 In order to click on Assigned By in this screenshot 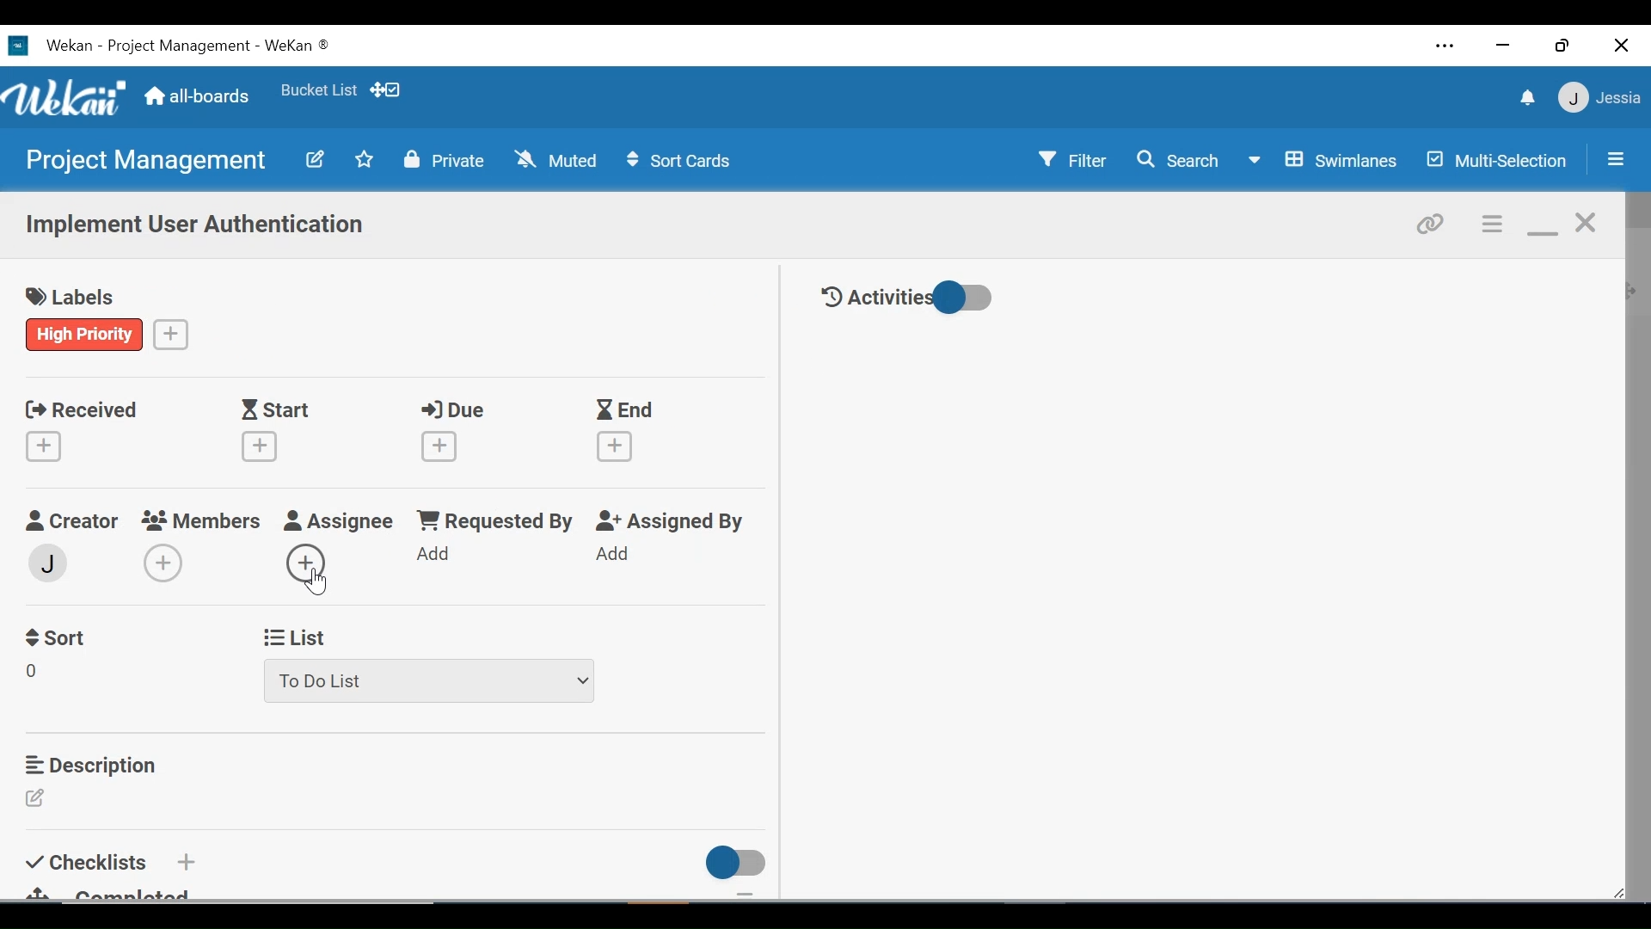, I will do `click(674, 522)`.